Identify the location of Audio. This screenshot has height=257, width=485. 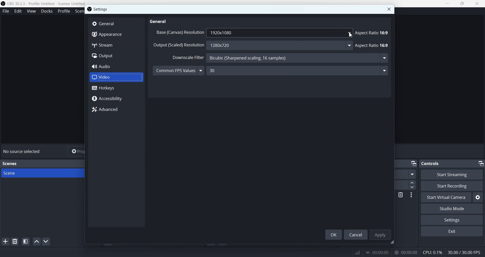
(116, 67).